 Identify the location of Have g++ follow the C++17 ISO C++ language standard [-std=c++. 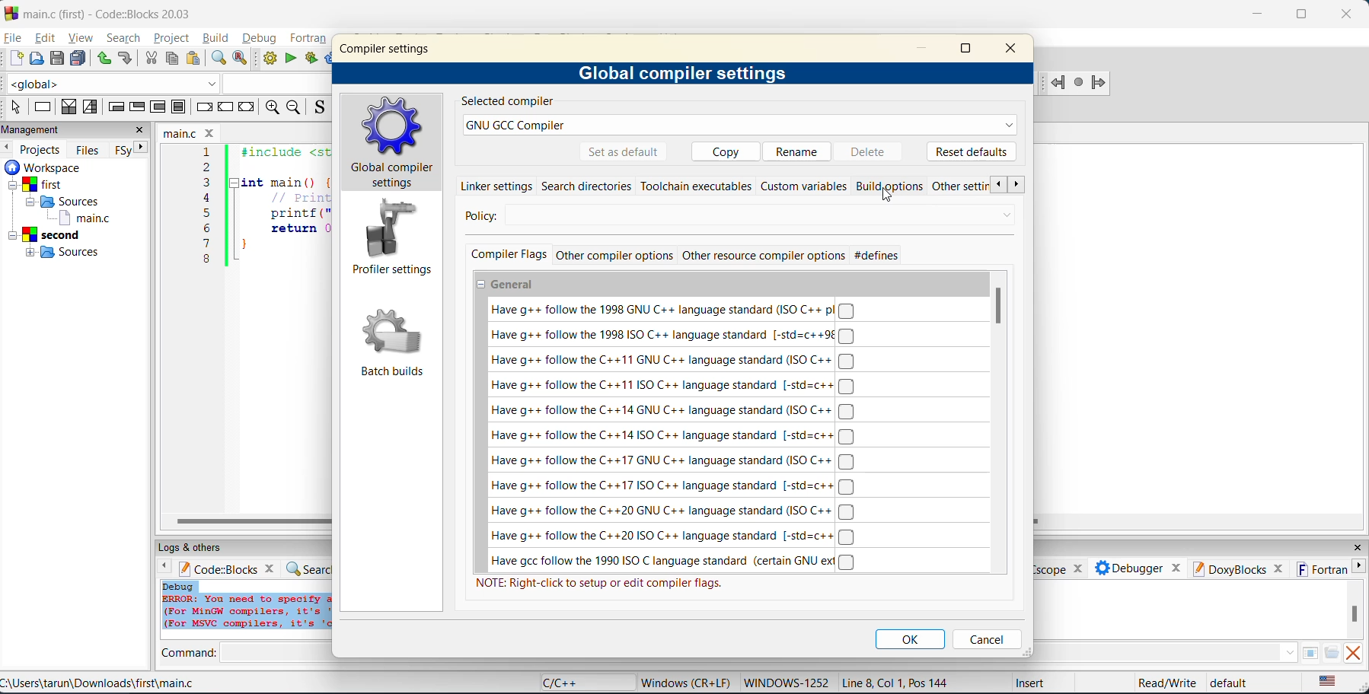
(673, 486).